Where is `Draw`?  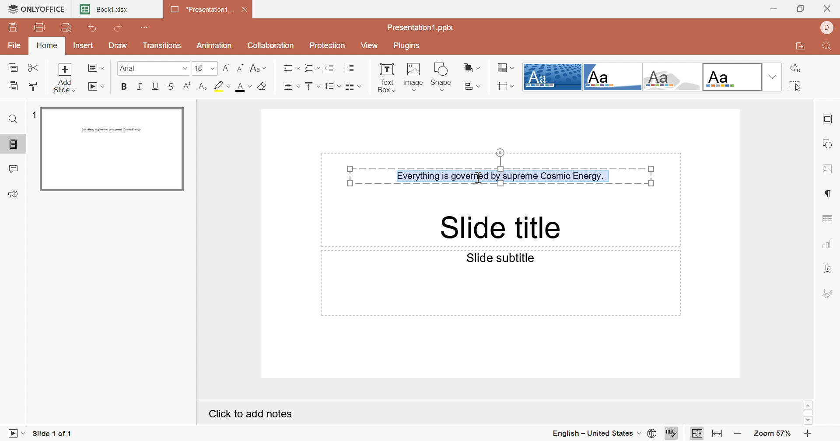 Draw is located at coordinates (119, 46).